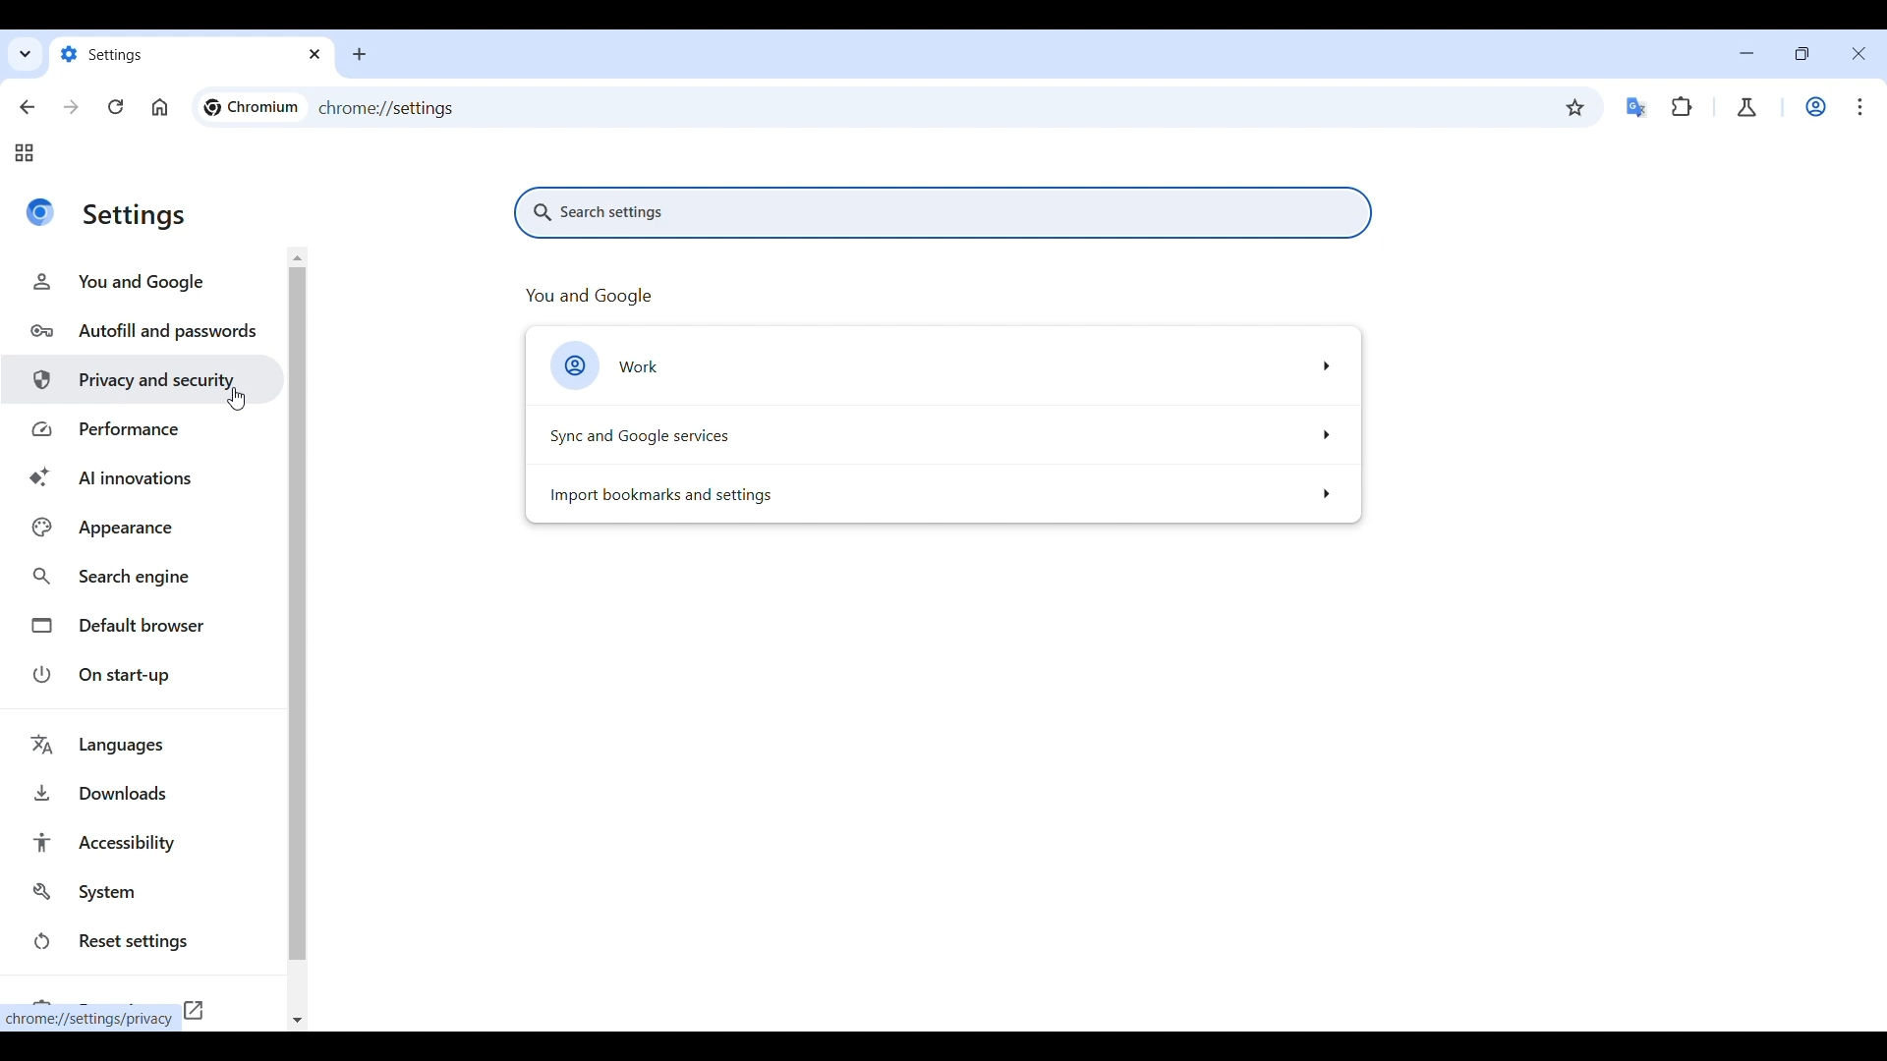  I want to click on System, so click(143, 891).